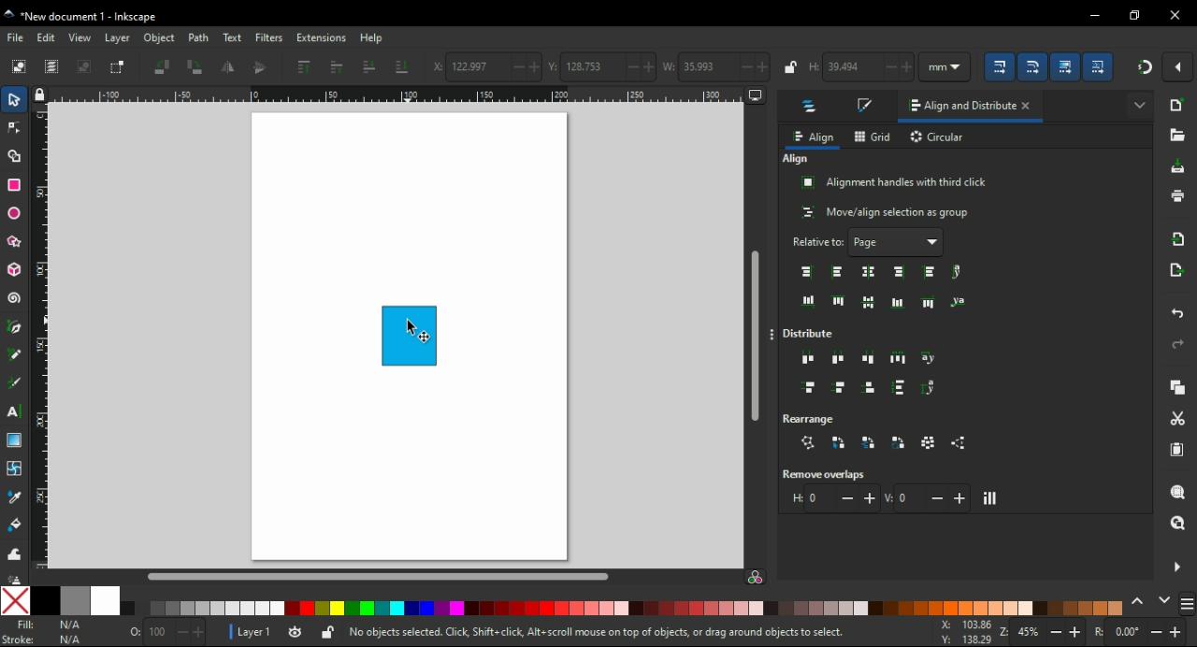 The image size is (1197, 647). Describe the element at coordinates (19, 327) in the screenshot. I see `pen tool` at that location.